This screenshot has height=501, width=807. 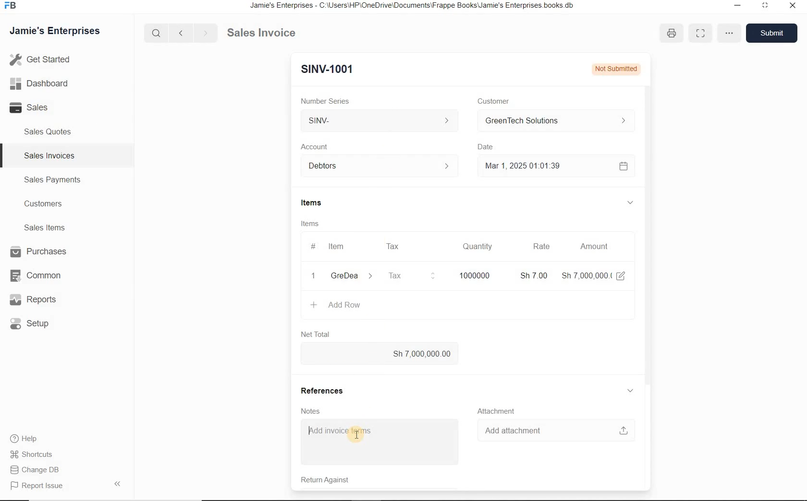 What do you see at coordinates (621, 275) in the screenshot?
I see `edit` at bounding box center [621, 275].